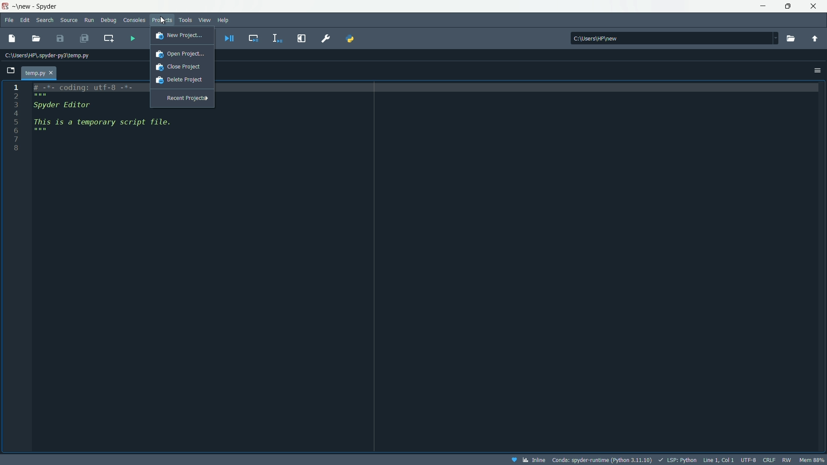 This screenshot has height=465, width=827. I want to click on Browse working directory, so click(792, 37).